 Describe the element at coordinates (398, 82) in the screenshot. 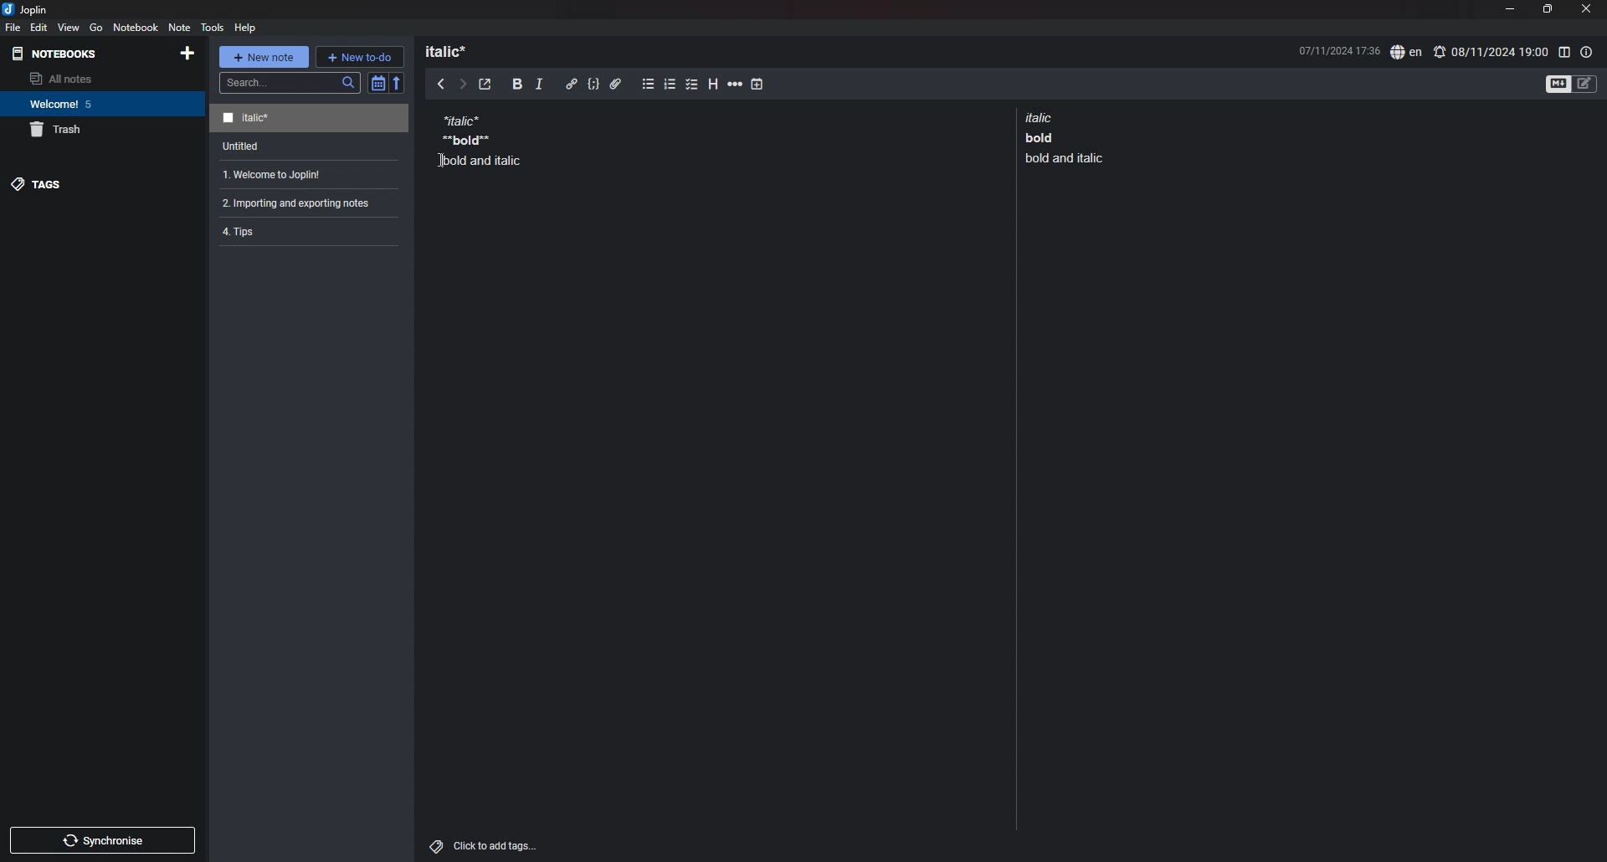

I see `reverse sort order` at that location.